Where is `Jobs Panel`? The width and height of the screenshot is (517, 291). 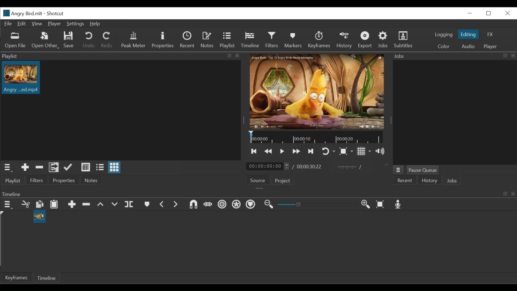 Jobs Panel is located at coordinates (454, 56).